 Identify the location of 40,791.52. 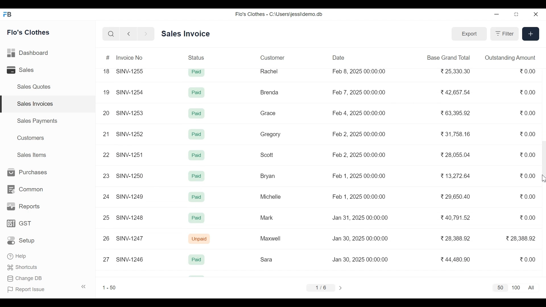
(456, 218).